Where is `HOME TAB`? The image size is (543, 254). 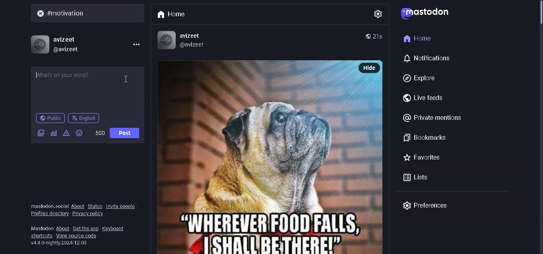 HOME TAB is located at coordinates (175, 13).